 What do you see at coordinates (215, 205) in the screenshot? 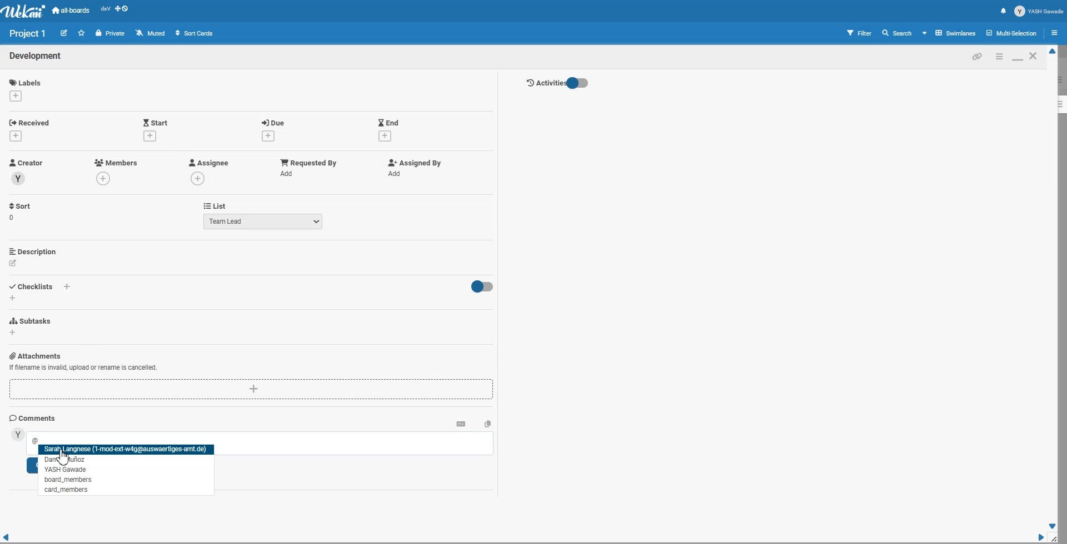
I see `List` at bounding box center [215, 205].